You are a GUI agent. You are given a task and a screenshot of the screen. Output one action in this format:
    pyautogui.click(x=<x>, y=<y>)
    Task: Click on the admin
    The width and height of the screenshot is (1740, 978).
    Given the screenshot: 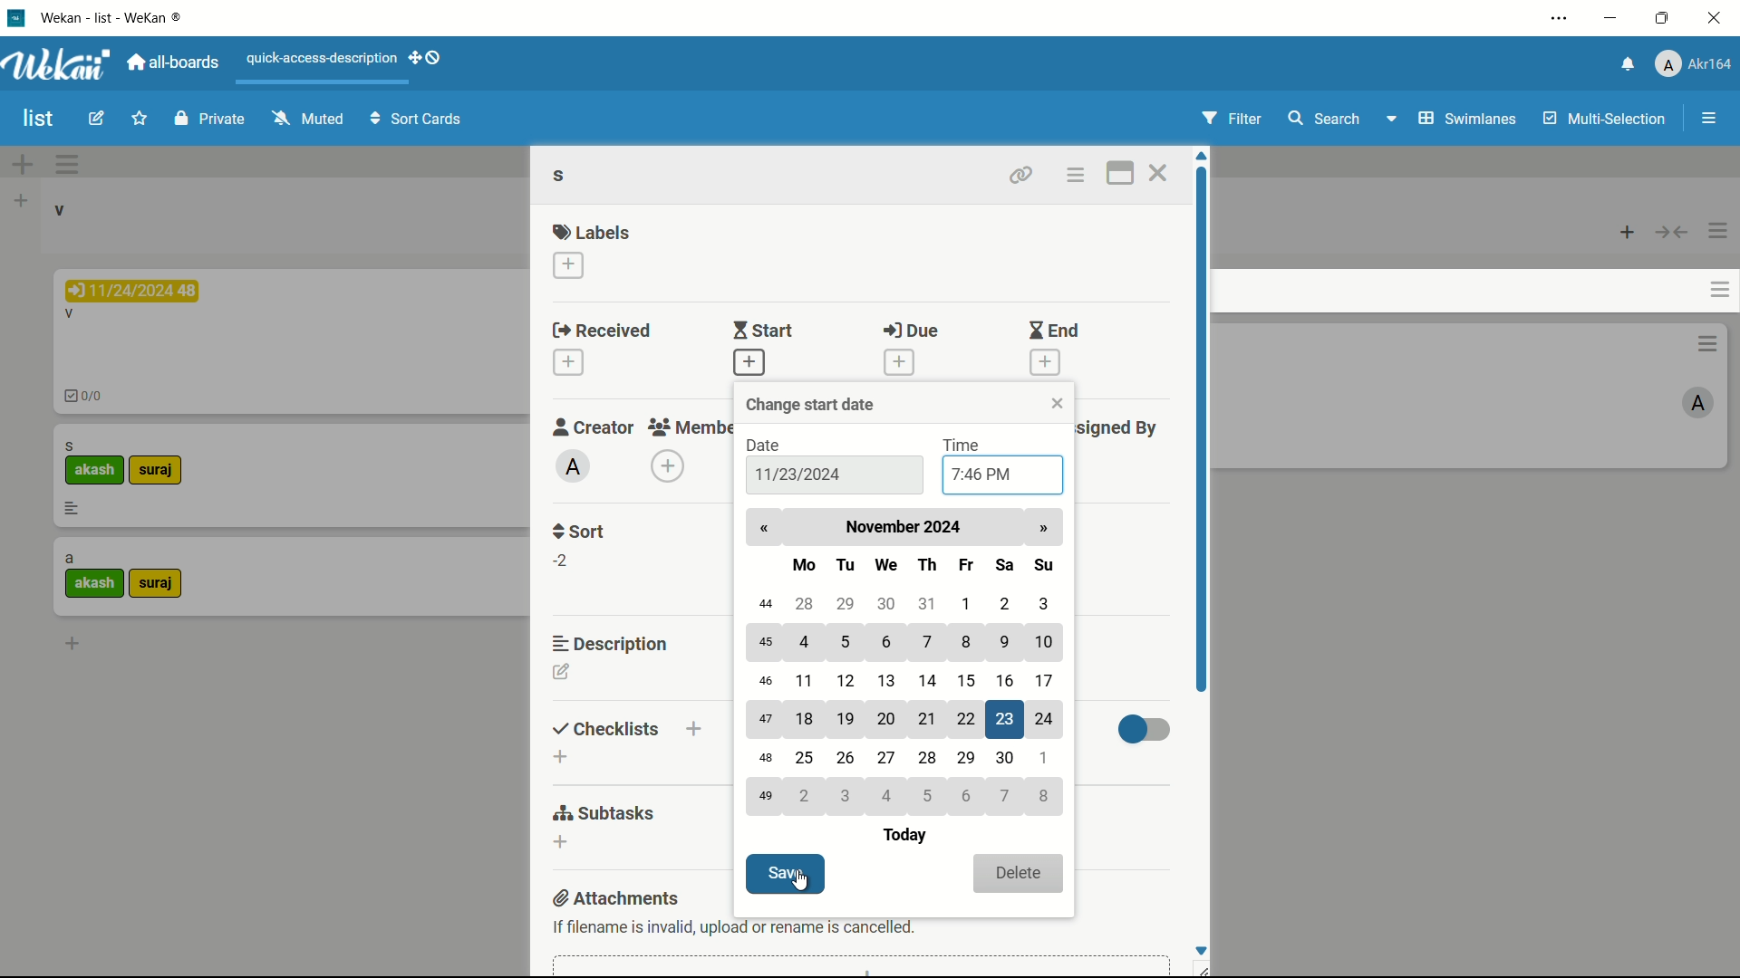 What is the action you would take?
    pyautogui.click(x=1697, y=404)
    